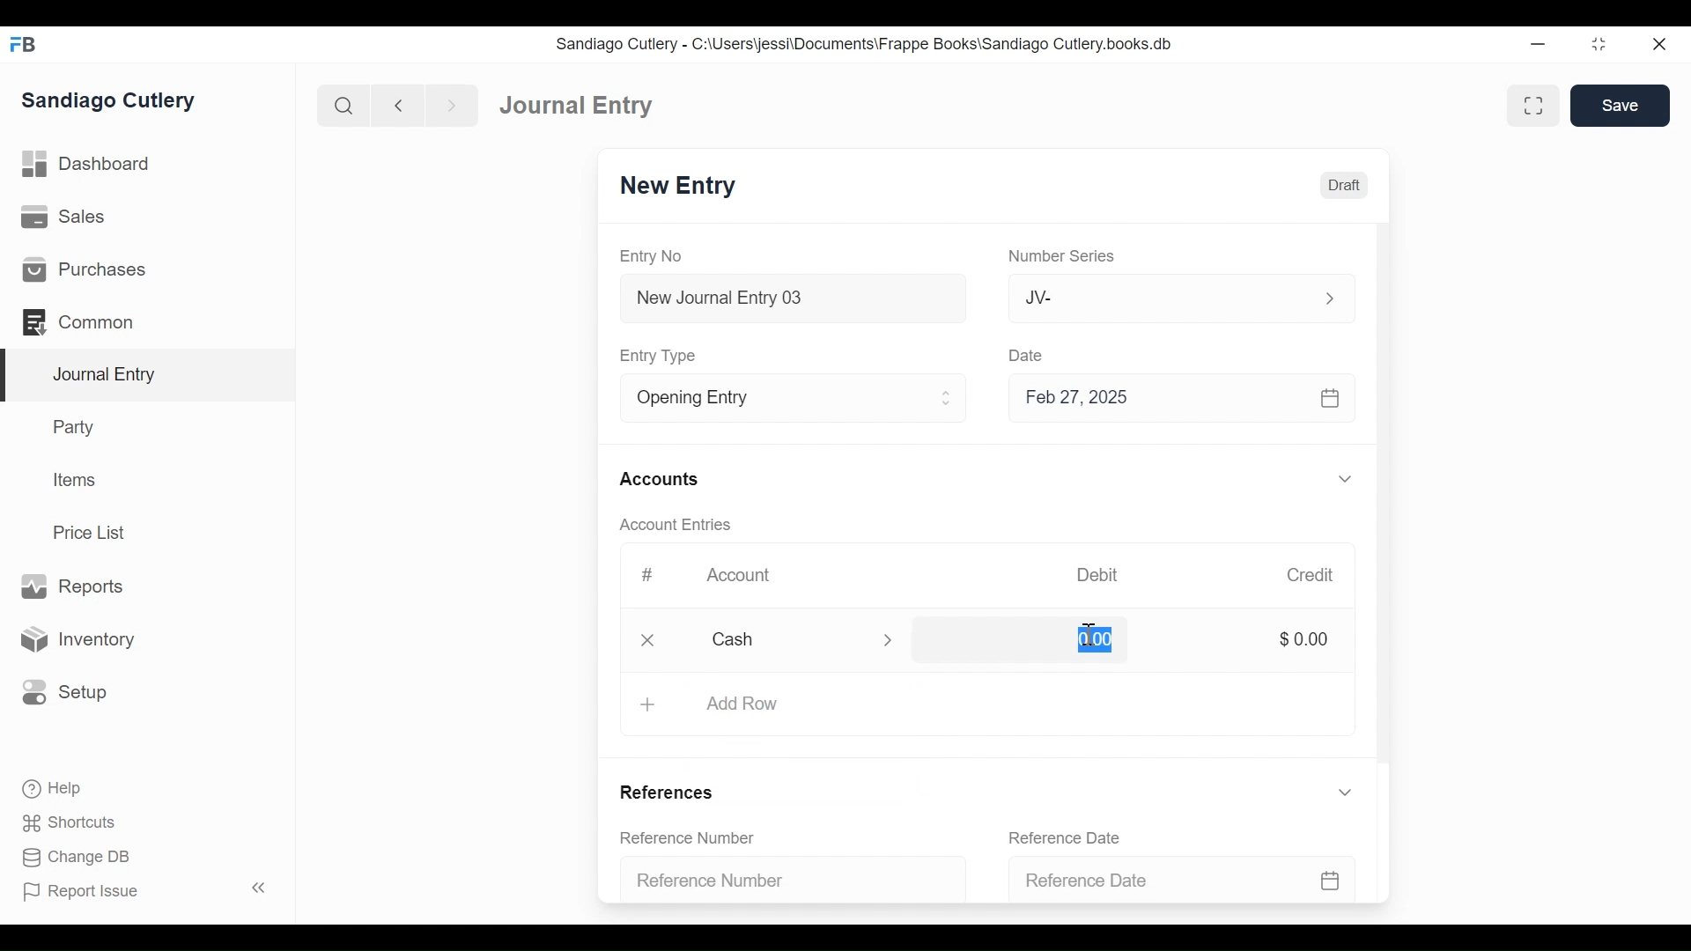 The height and width of the screenshot is (951, 1691). Describe the element at coordinates (1089, 633) in the screenshot. I see `cursor` at that location.